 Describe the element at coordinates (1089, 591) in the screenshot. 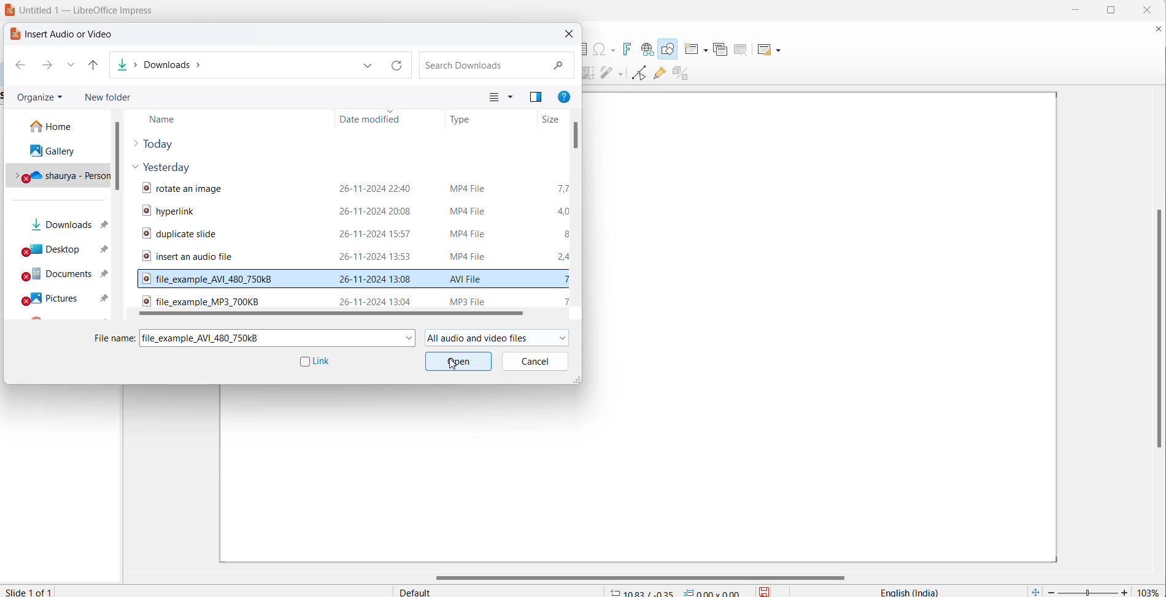

I see `zoom slide` at that location.